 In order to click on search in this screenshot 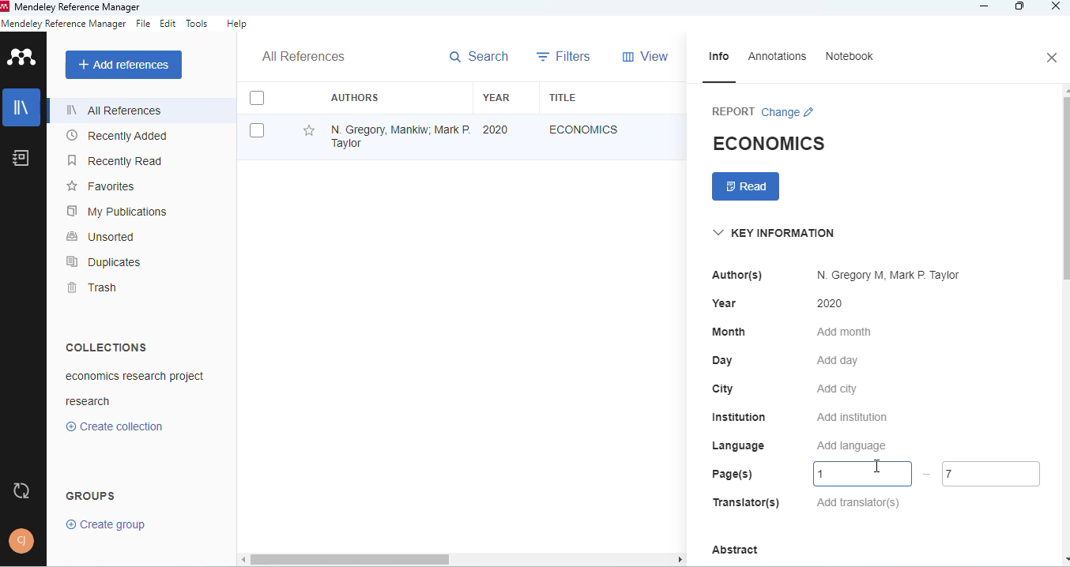, I will do `click(480, 57)`.